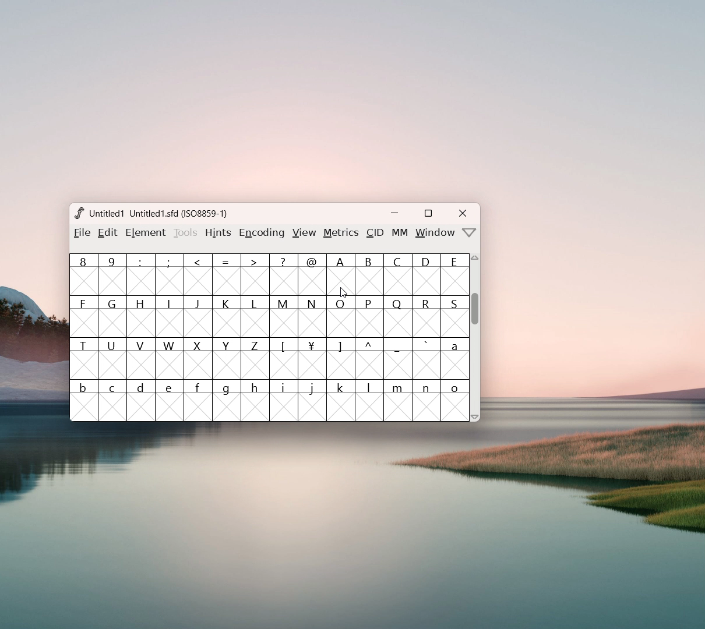  Describe the element at coordinates (370, 359) in the screenshot. I see `^` at that location.